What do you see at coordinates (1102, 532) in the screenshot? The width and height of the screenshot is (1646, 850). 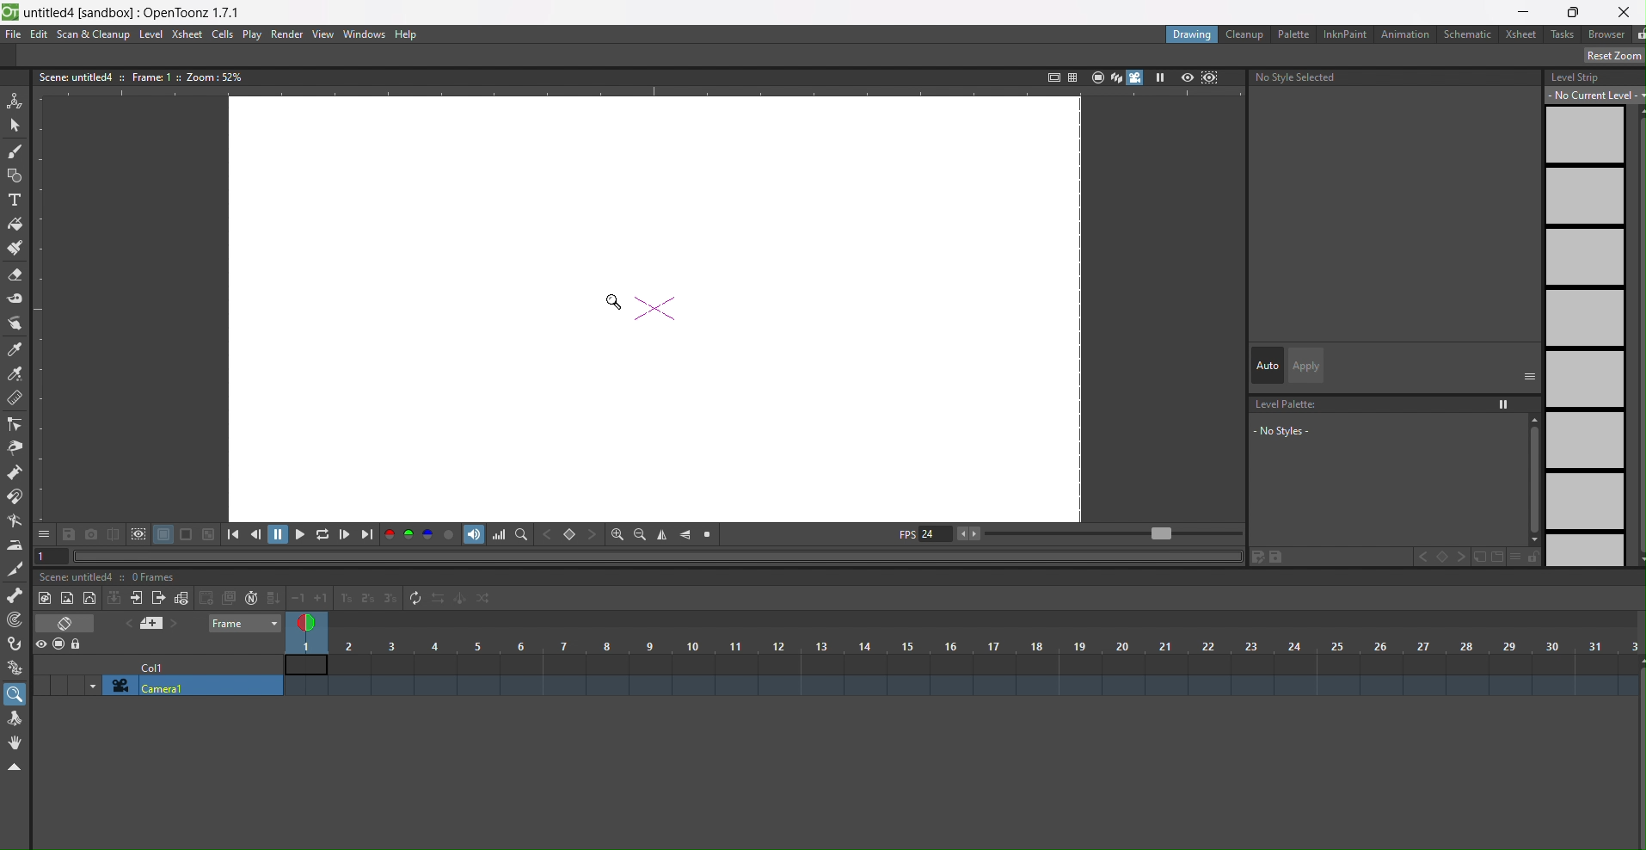 I see `playback range slider` at bounding box center [1102, 532].